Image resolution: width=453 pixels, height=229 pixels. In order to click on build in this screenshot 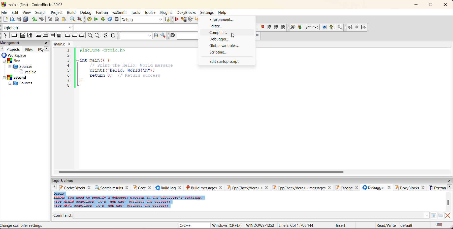, I will do `click(89, 20)`.